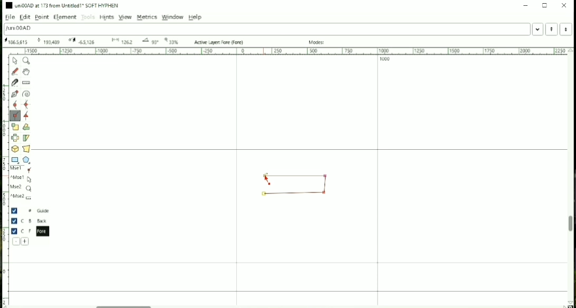  What do you see at coordinates (26, 138) in the screenshot?
I see `Skew the selection` at bounding box center [26, 138].